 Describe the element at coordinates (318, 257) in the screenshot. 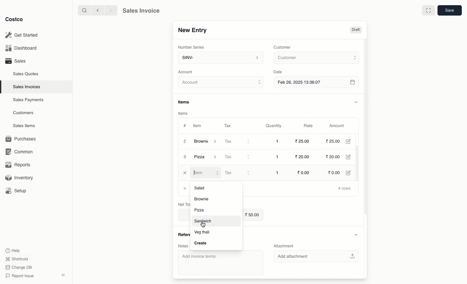

I see `‘Add attachment` at that location.